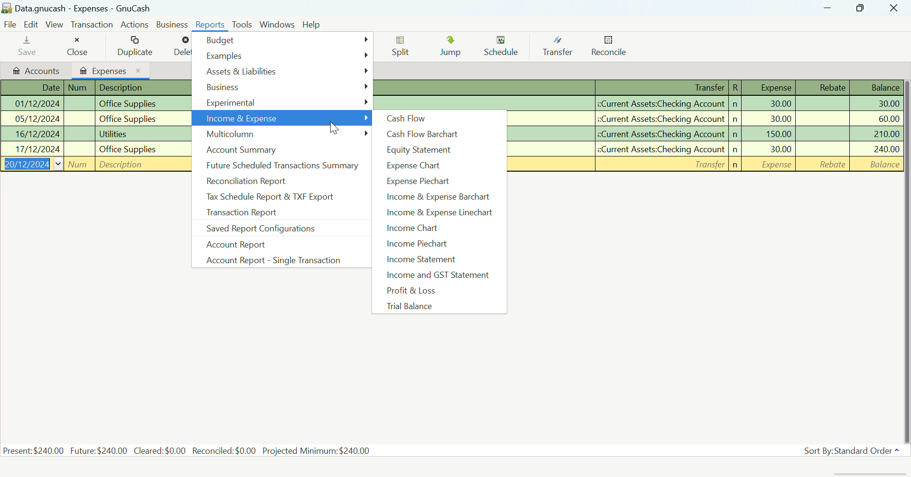 The width and height of the screenshot is (911, 477). I want to click on Tax Schedule Report & TXF Export, so click(277, 198).